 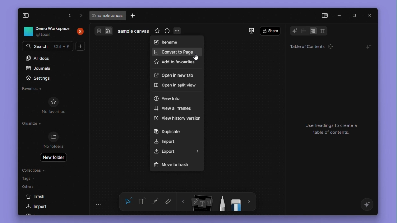 I want to click on Collapse side pane, so click(x=324, y=16).